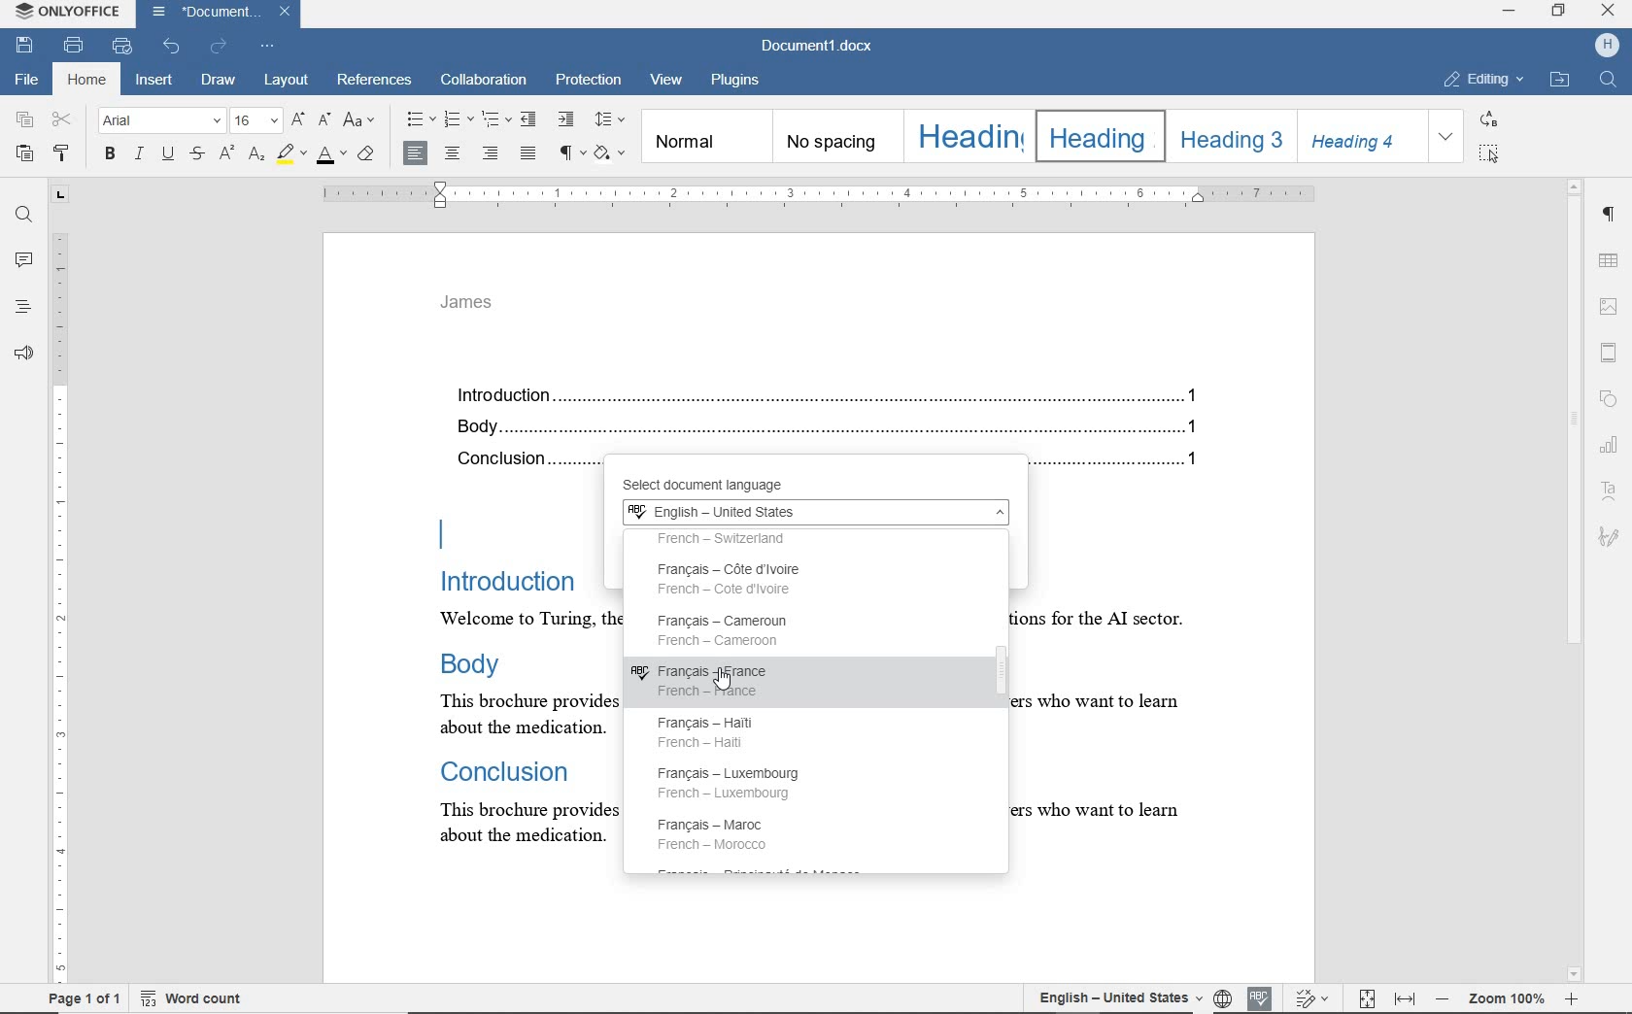 This screenshot has height=1014, width=1632. What do you see at coordinates (68, 14) in the screenshot?
I see `system name` at bounding box center [68, 14].